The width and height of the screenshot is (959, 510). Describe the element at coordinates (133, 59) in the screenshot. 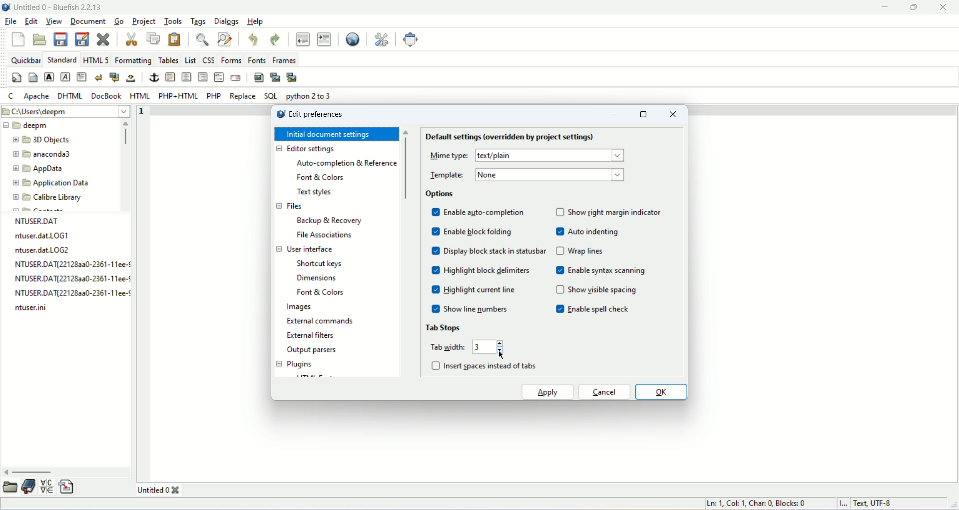

I see `formatting` at that location.